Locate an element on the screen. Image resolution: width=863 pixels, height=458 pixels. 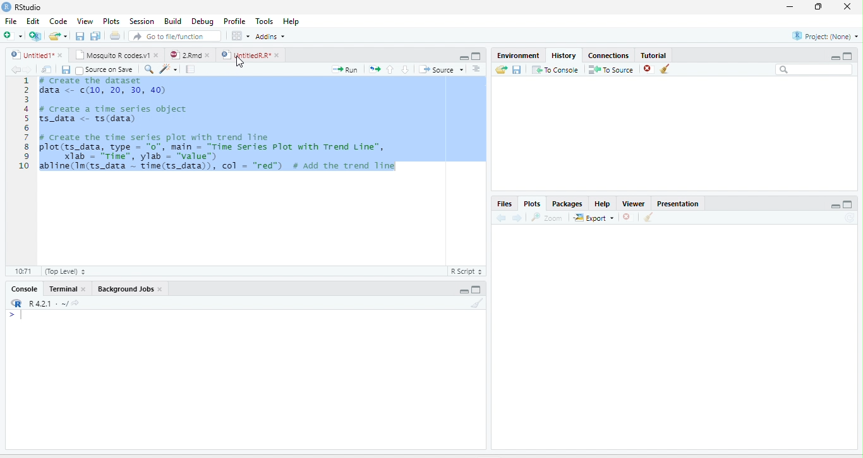
(Top Level) is located at coordinates (64, 271).